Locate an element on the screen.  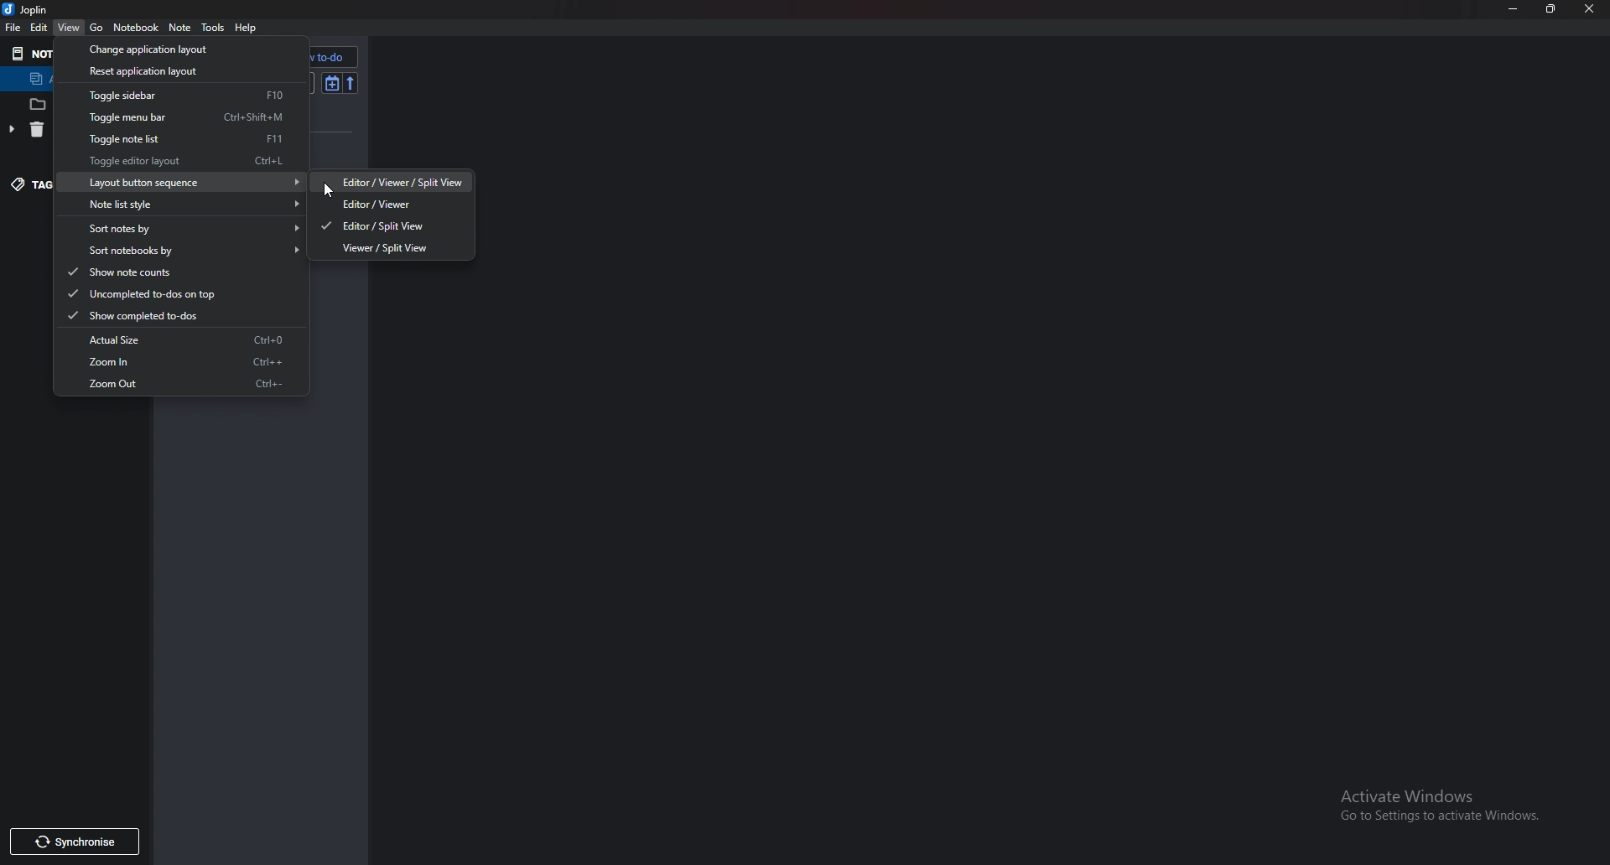
show note counts is located at coordinates (172, 272).